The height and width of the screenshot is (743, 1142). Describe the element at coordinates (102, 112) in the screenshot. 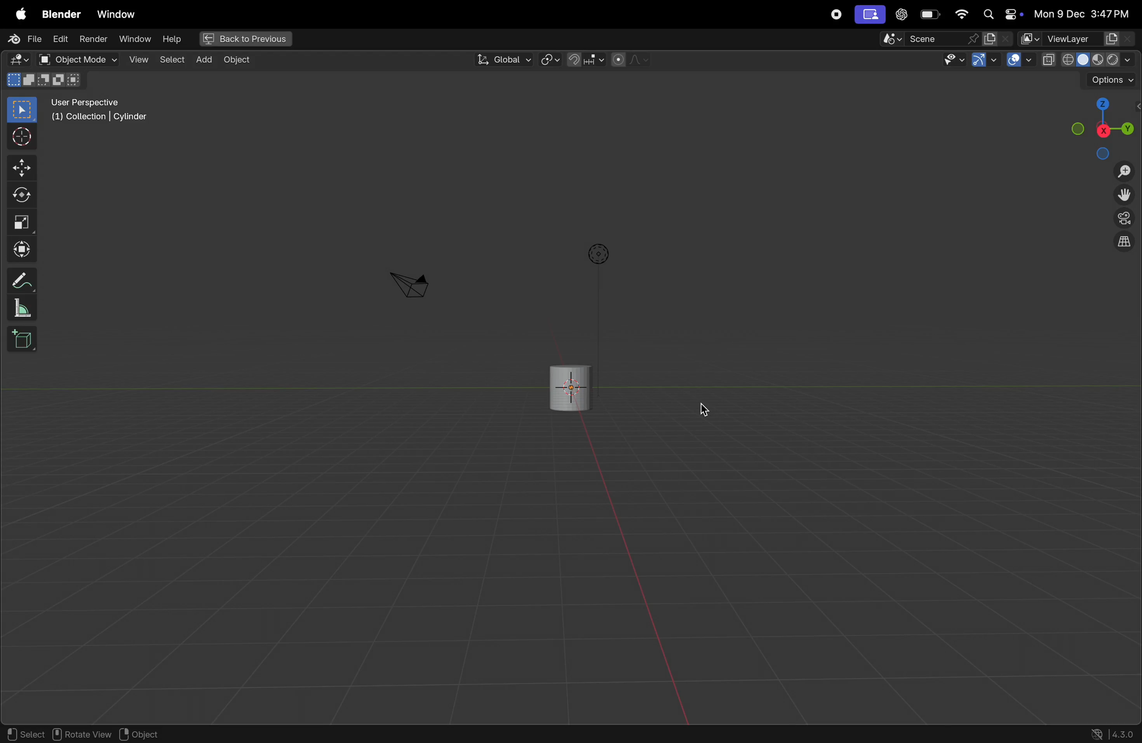

I see `user perspective` at that location.